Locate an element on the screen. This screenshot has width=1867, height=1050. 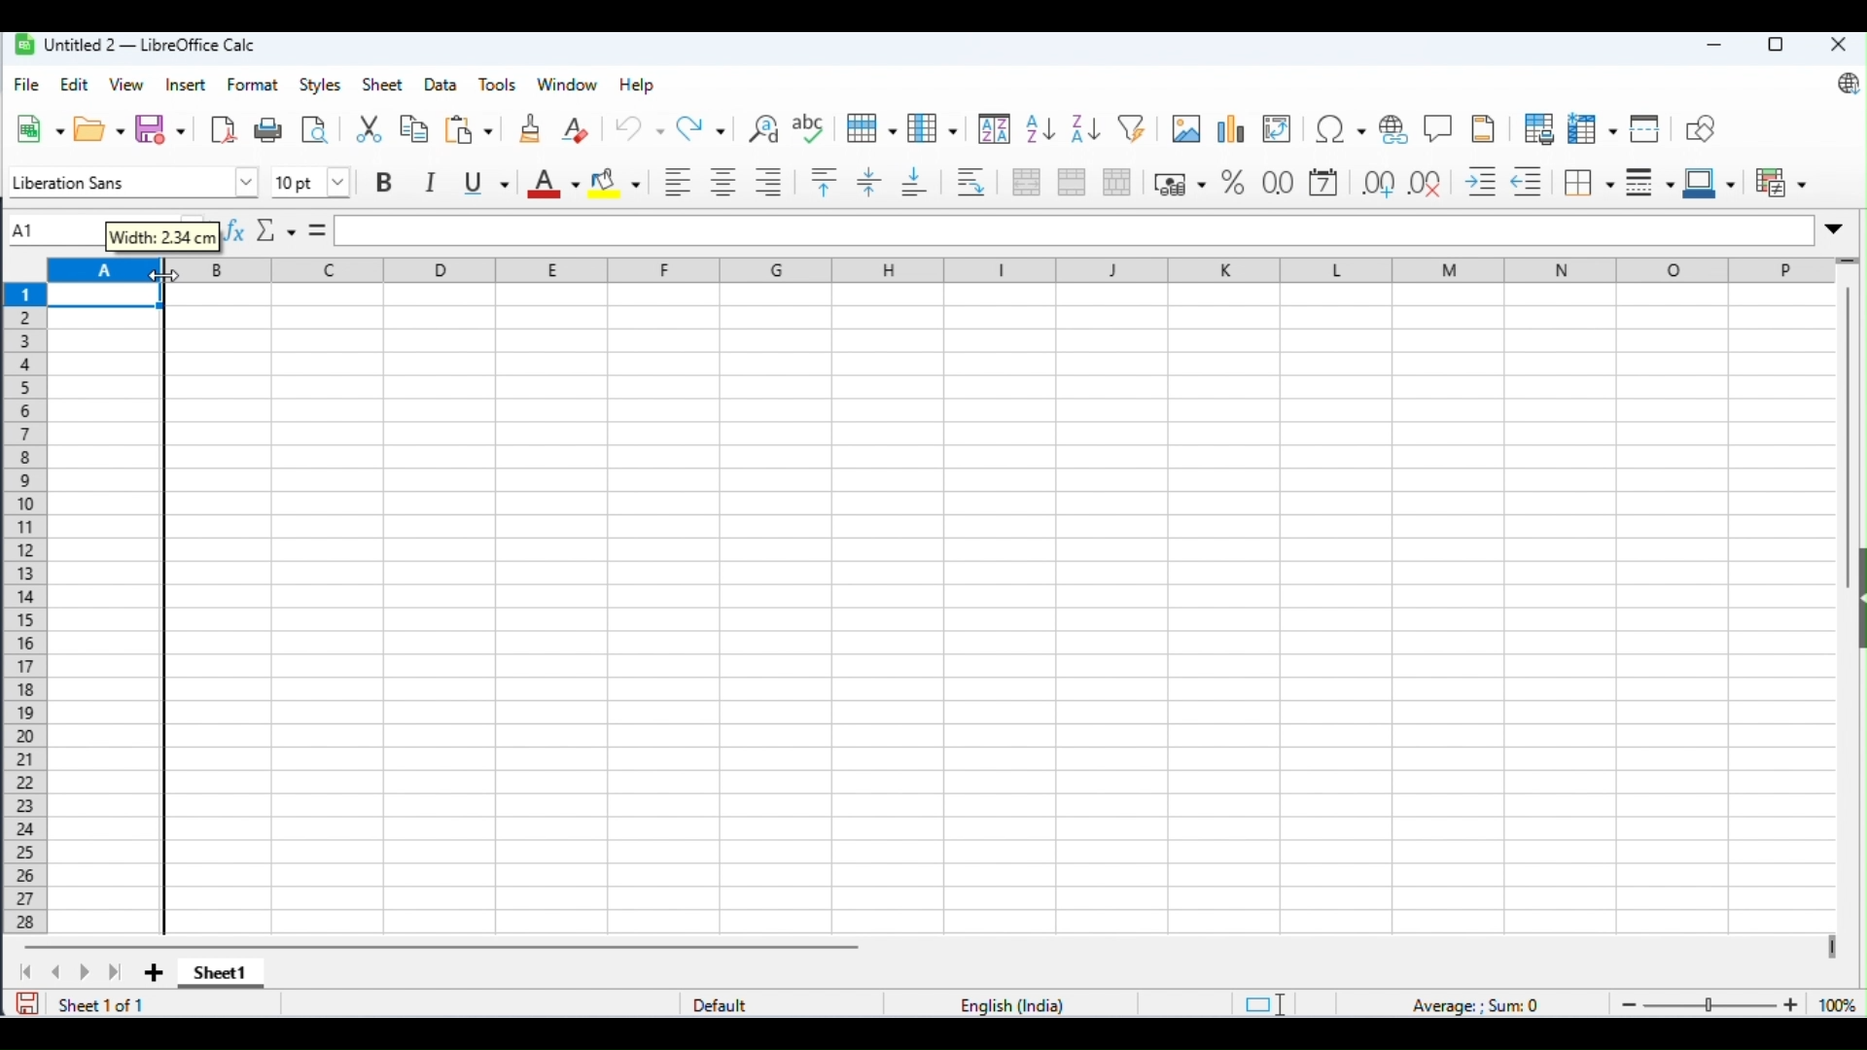
drag to view next columns is located at coordinates (1831, 944).